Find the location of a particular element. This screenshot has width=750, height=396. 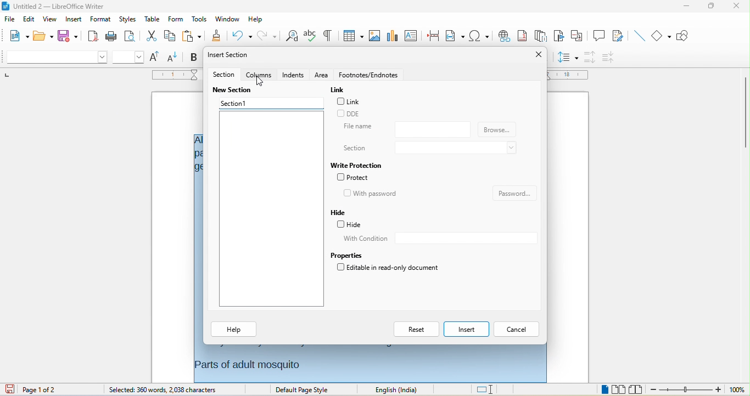

level 1 is located at coordinates (562, 391).